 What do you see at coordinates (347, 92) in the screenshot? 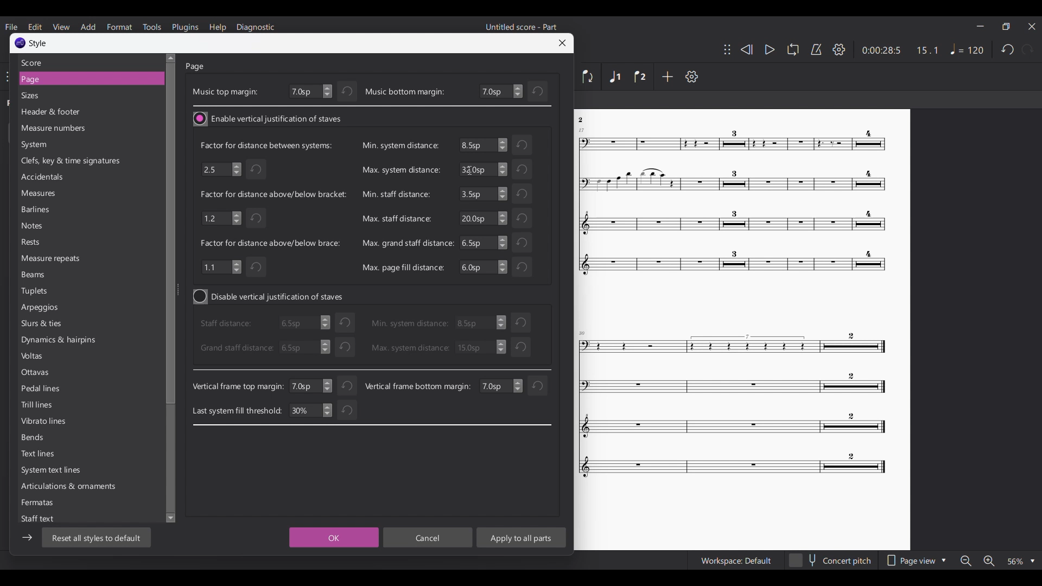
I see `Undo` at bounding box center [347, 92].